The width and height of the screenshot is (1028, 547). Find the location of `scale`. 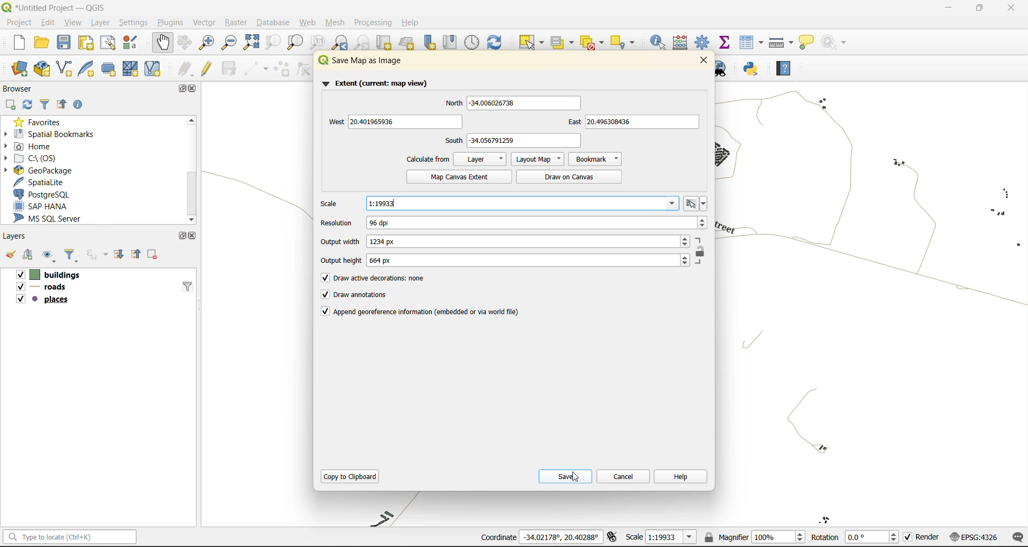

scale is located at coordinates (658, 537).